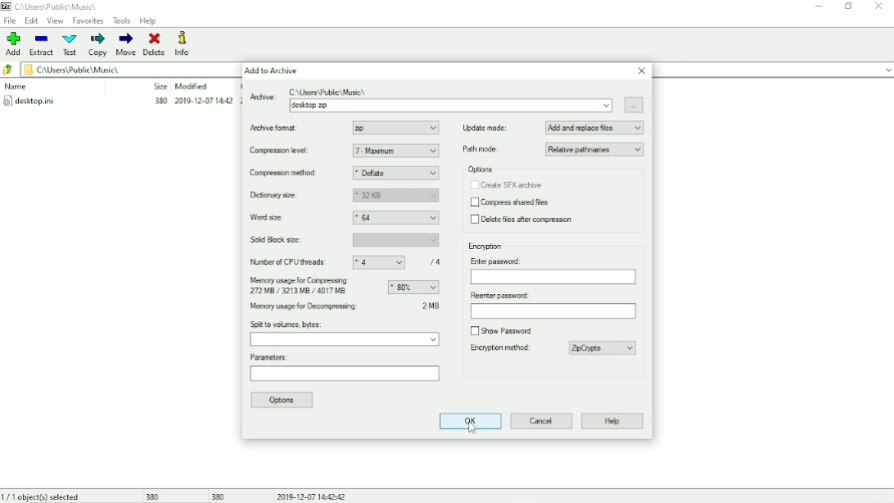 The image size is (894, 503). What do you see at coordinates (344, 286) in the screenshot?
I see `Memory usage for compressing` at bounding box center [344, 286].